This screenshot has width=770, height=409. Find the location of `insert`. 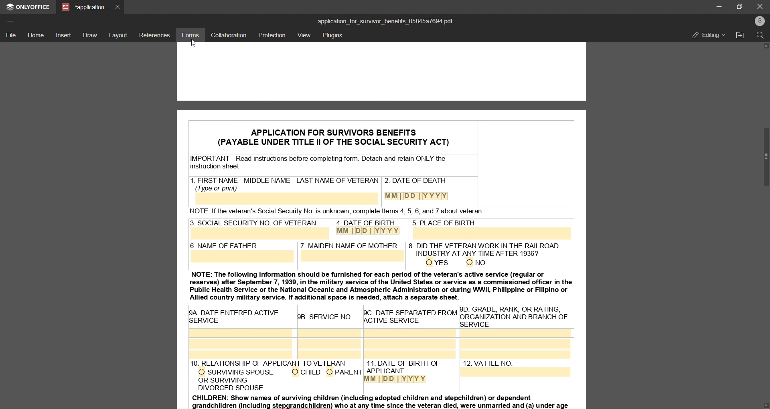

insert is located at coordinates (64, 36).